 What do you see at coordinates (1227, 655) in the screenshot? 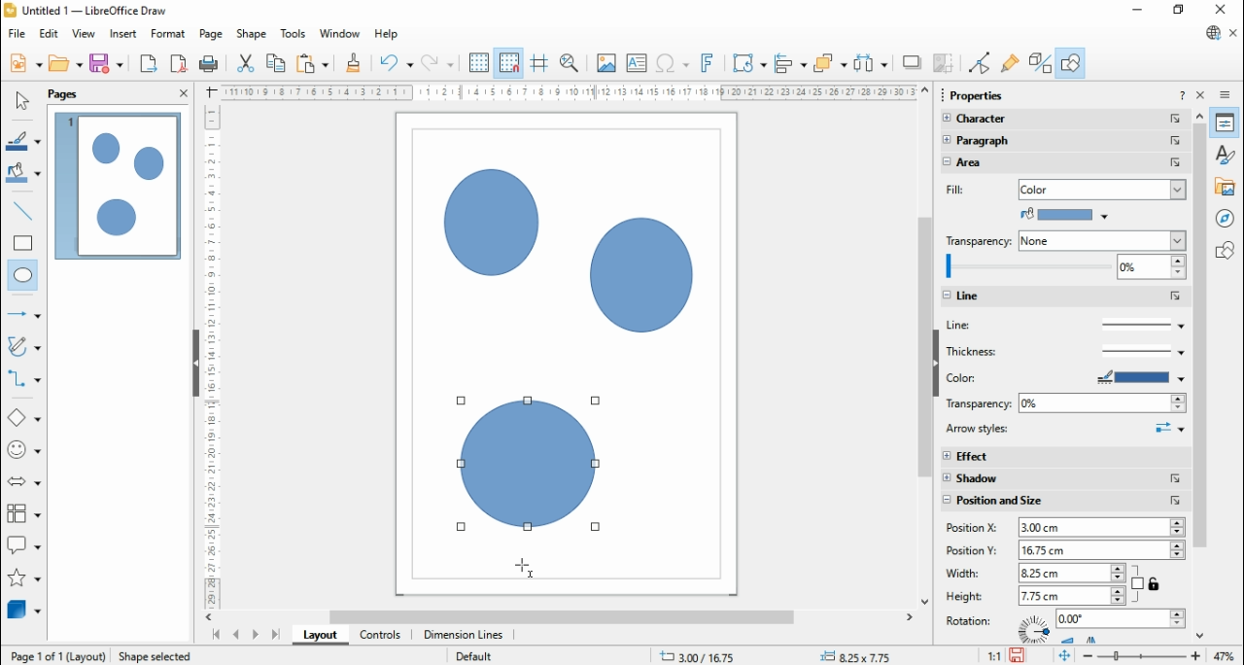
I see `47%` at bounding box center [1227, 655].